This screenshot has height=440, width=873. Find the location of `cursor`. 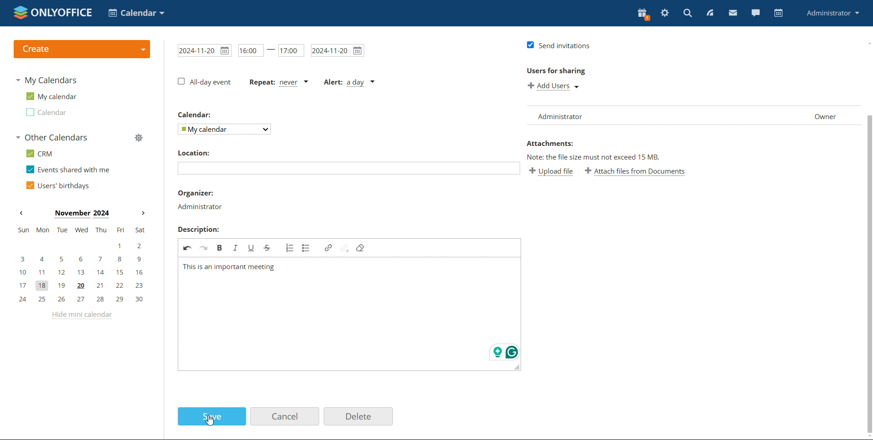

cursor is located at coordinates (210, 420).